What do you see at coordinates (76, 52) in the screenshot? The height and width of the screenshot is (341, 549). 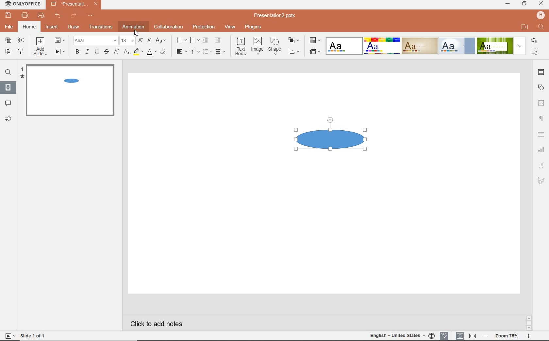 I see `bold` at bounding box center [76, 52].